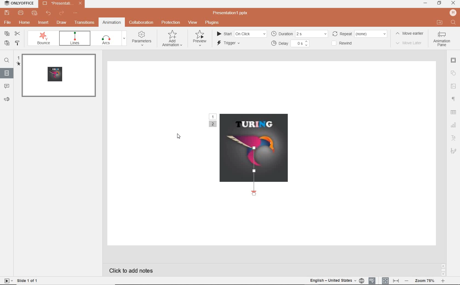 The height and width of the screenshot is (285, 460). I want to click on fit to width, so click(396, 281).